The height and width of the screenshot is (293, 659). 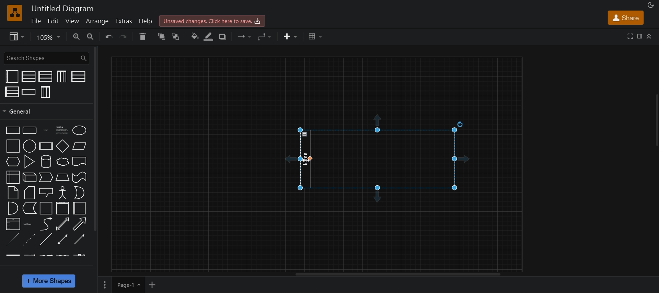 I want to click on connector with 2 labels, so click(x=46, y=256).